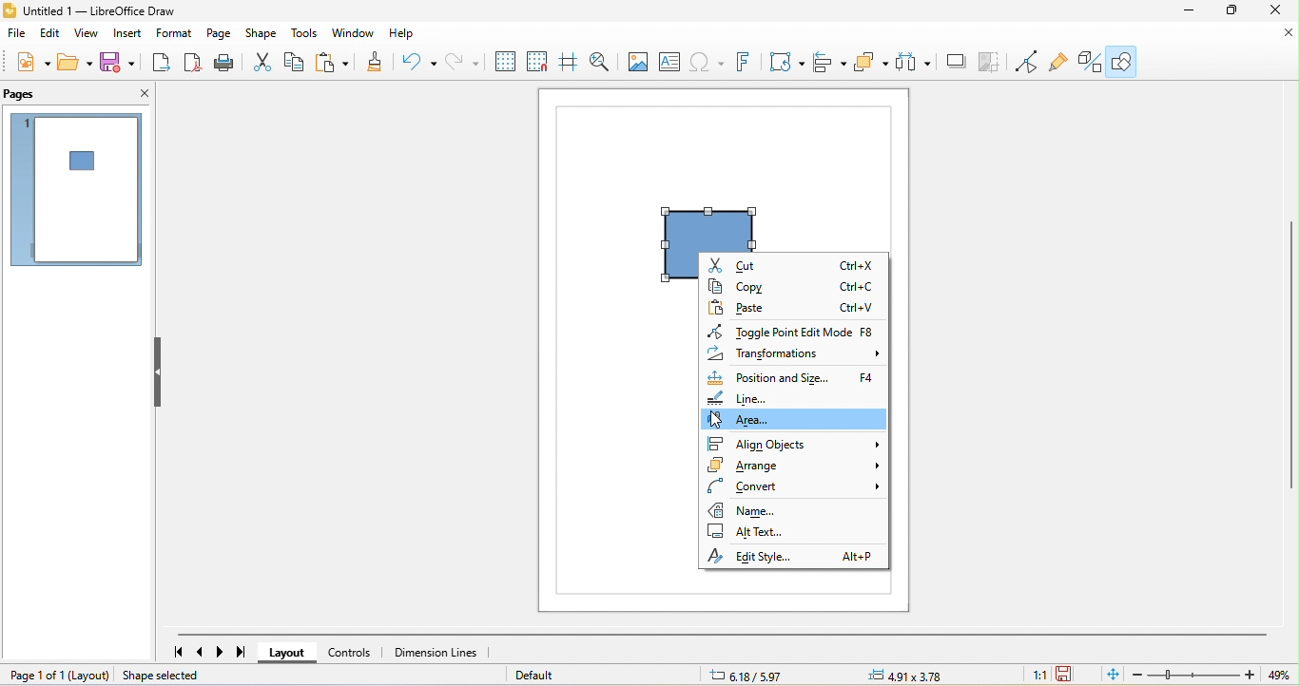 The width and height of the screenshot is (1299, 686). Describe the element at coordinates (872, 64) in the screenshot. I see `arrange` at that location.